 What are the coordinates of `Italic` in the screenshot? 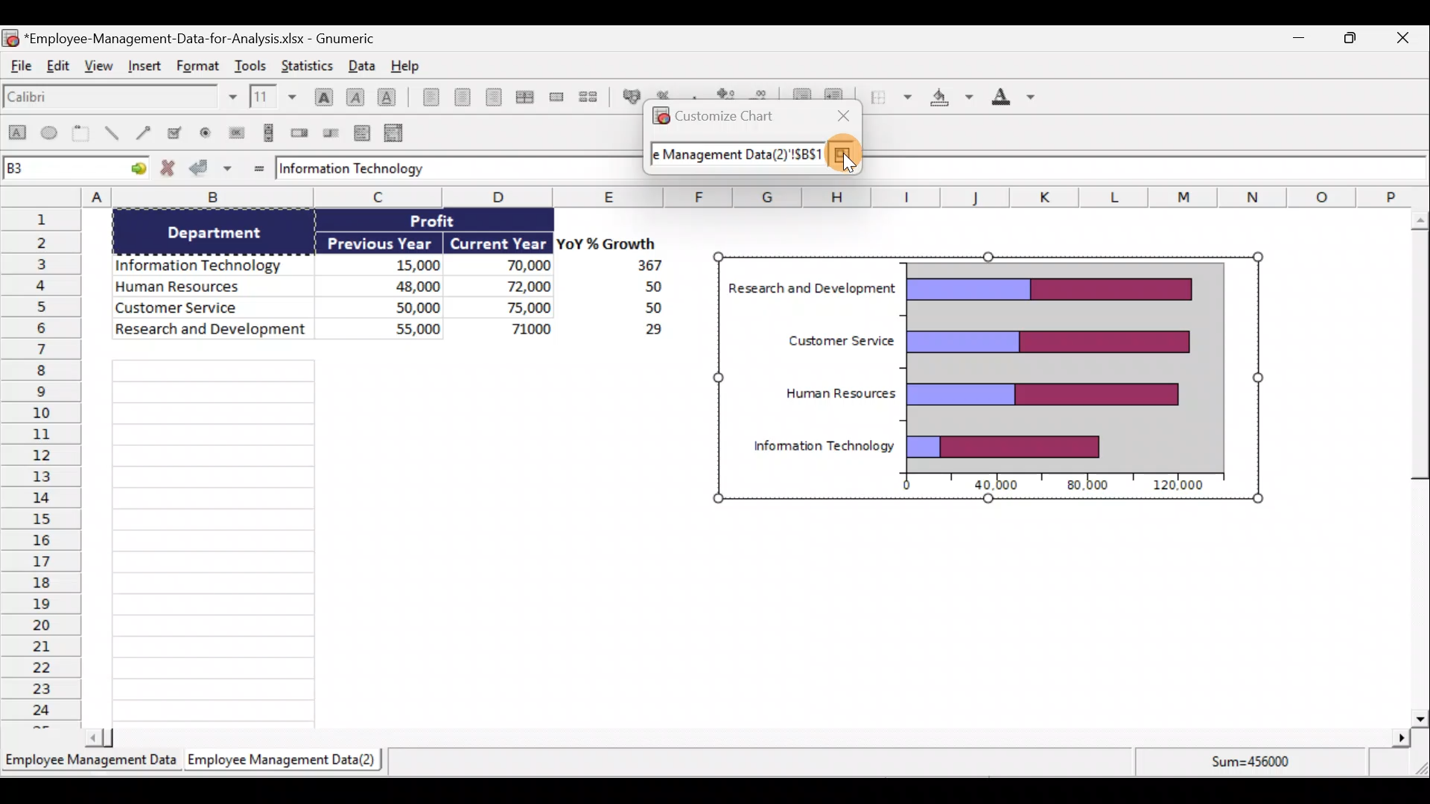 It's located at (356, 97).